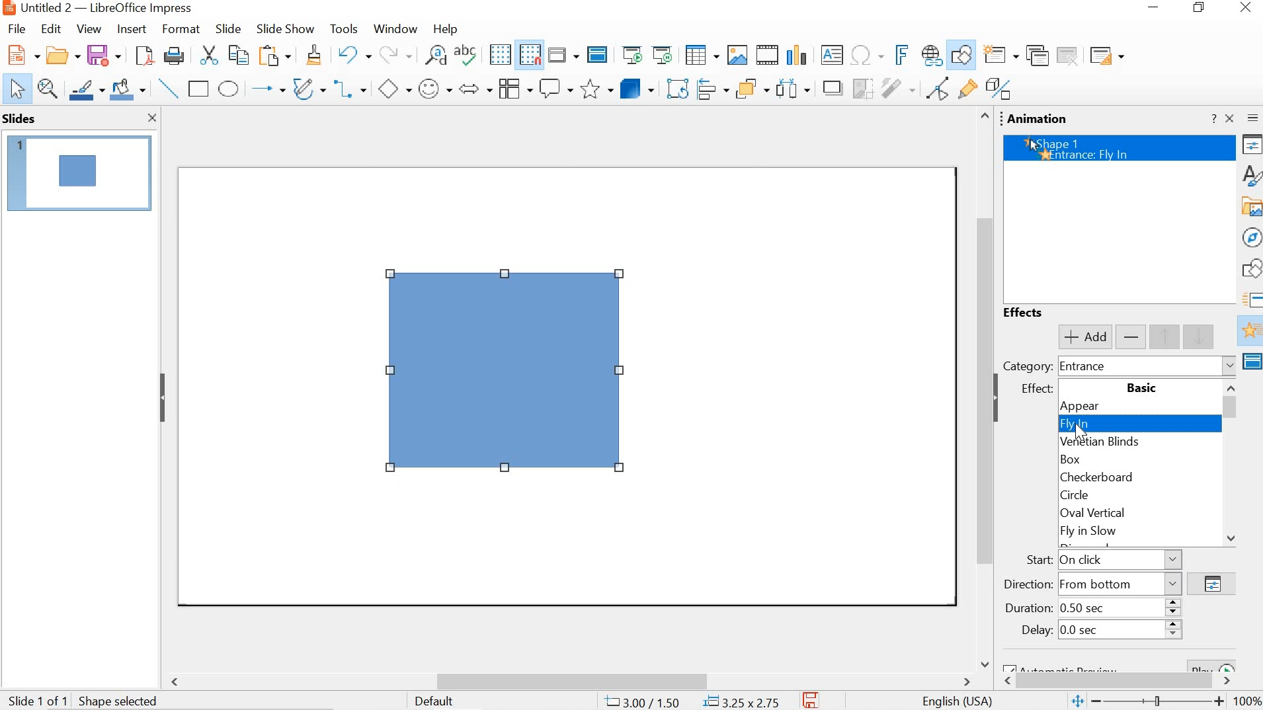 Image resolution: width=1263 pixels, height=710 pixels. I want to click on slides, so click(21, 119).